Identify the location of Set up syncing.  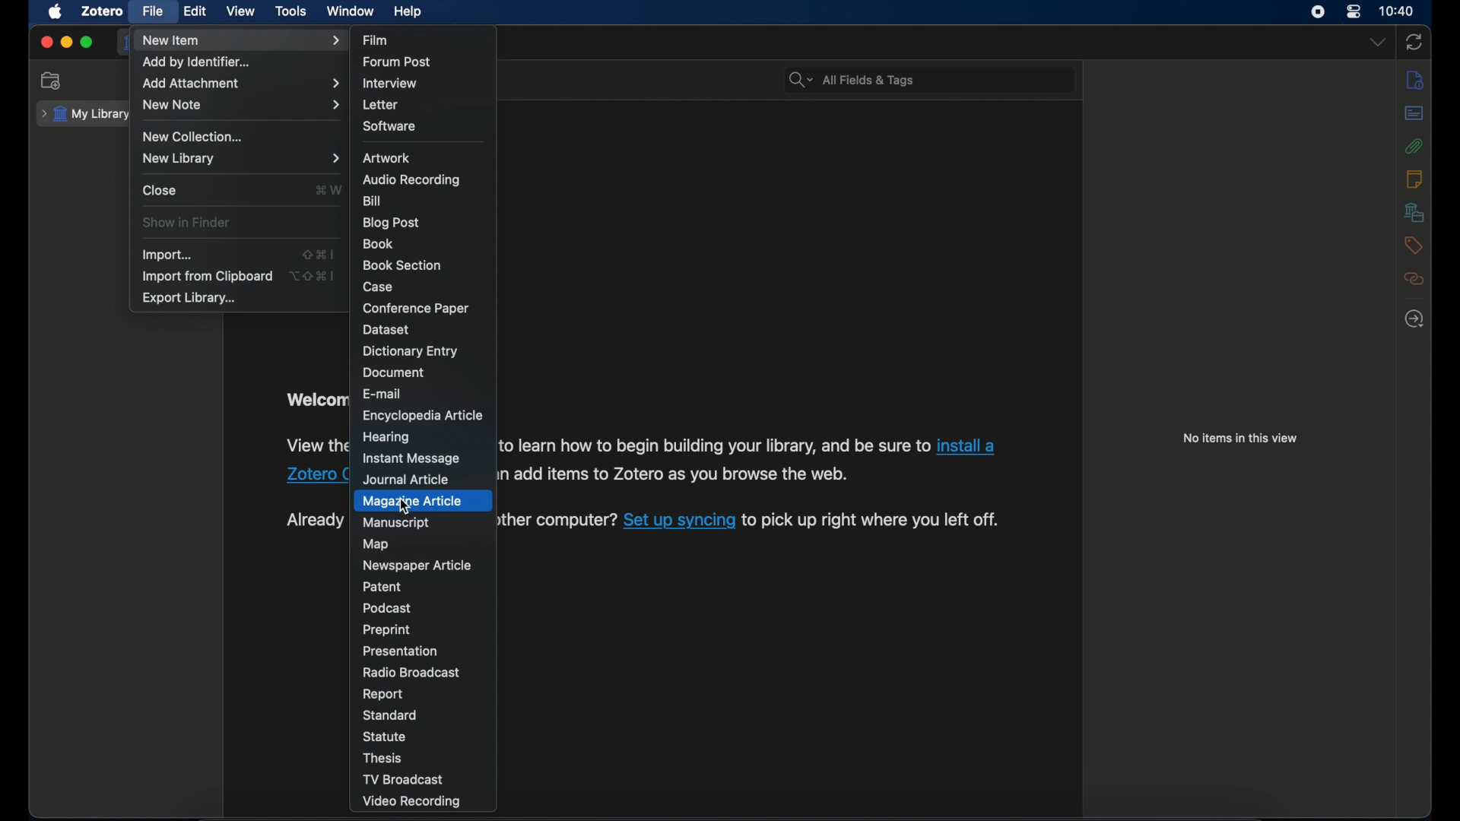
(680, 522).